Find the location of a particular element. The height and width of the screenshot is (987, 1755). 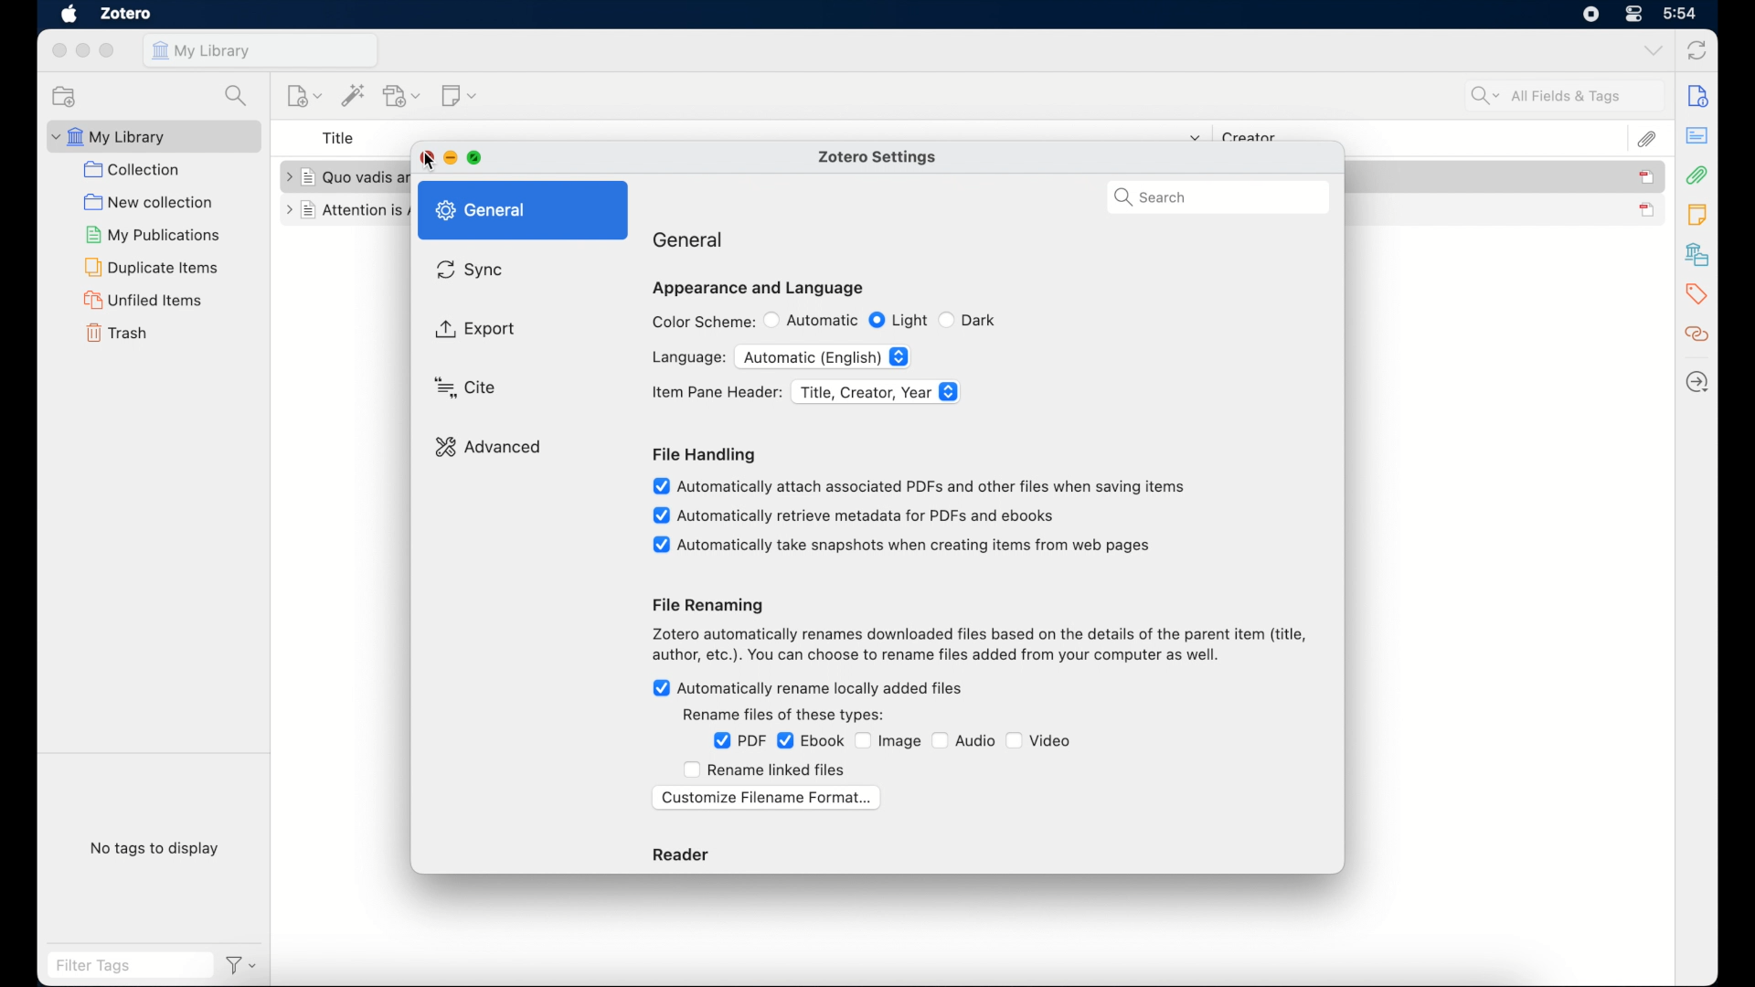

zotero is located at coordinates (127, 14).